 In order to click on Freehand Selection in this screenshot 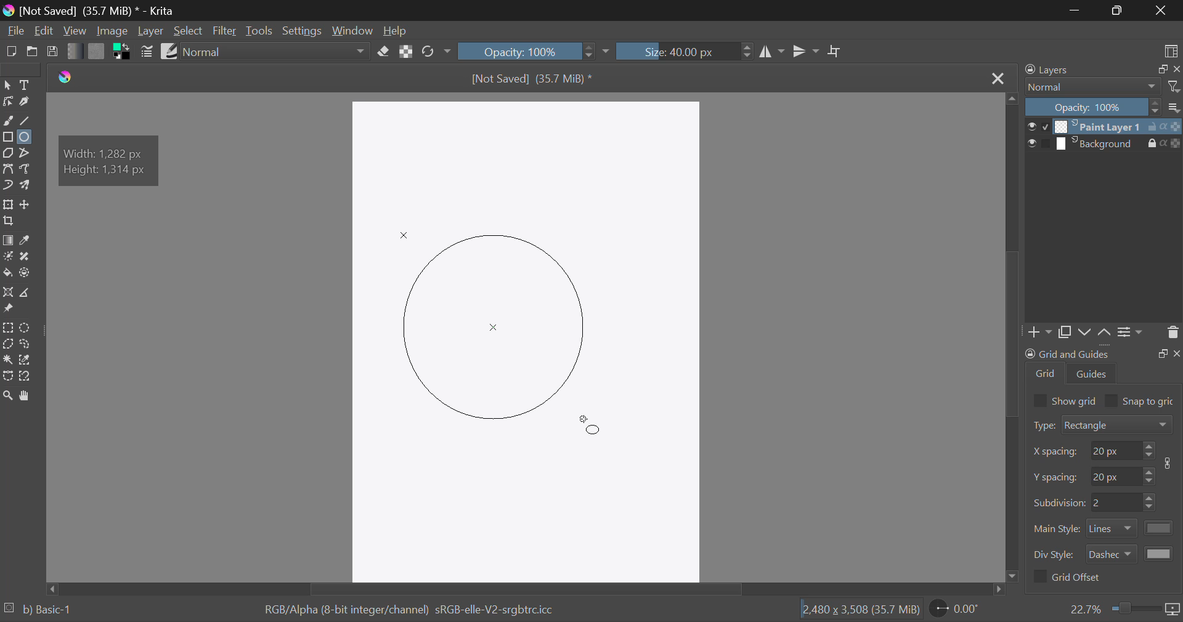, I will do `click(26, 345)`.